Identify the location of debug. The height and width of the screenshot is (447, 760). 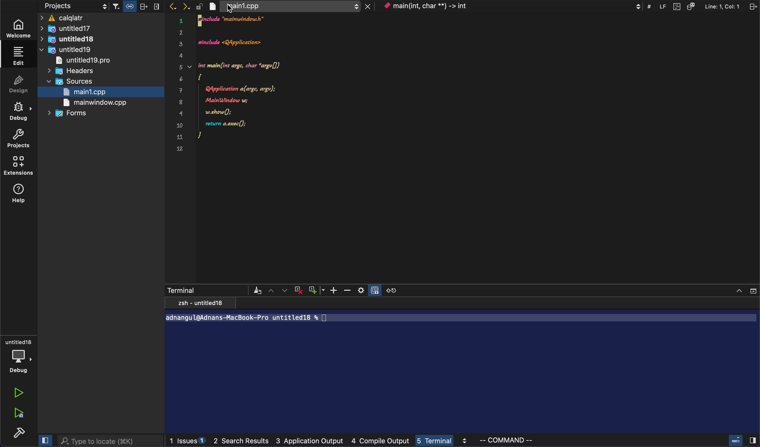
(18, 355).